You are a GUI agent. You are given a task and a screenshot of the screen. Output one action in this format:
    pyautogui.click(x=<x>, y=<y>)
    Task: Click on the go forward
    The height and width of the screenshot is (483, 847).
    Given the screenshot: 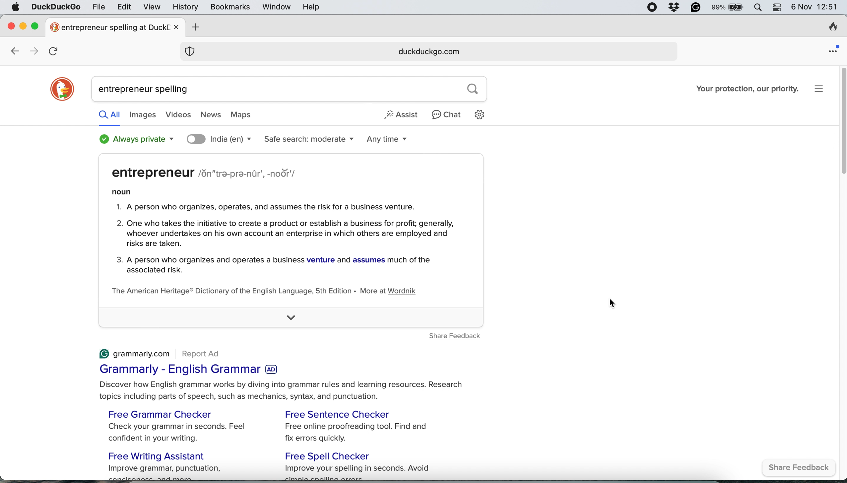 What is the action you would take?
    pyautogui.click(x=36, y=51)
    